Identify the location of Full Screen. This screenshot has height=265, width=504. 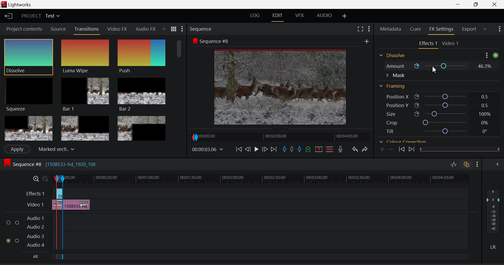
(361, 29).